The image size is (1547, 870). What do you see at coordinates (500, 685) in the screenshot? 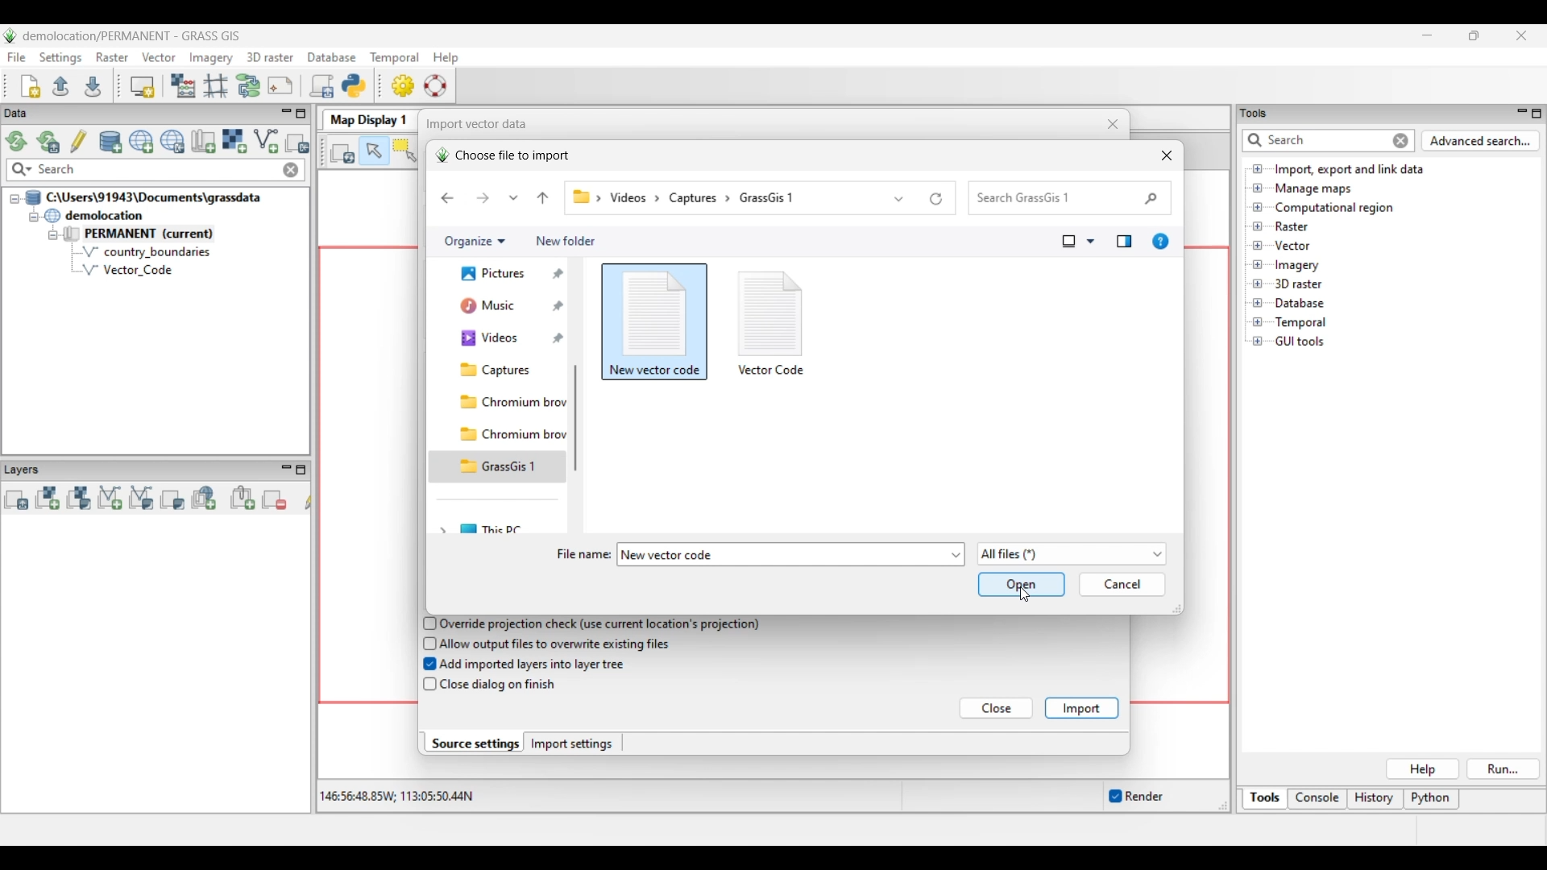
I see `Close dialog on finish` at bounding box center [500, 685].